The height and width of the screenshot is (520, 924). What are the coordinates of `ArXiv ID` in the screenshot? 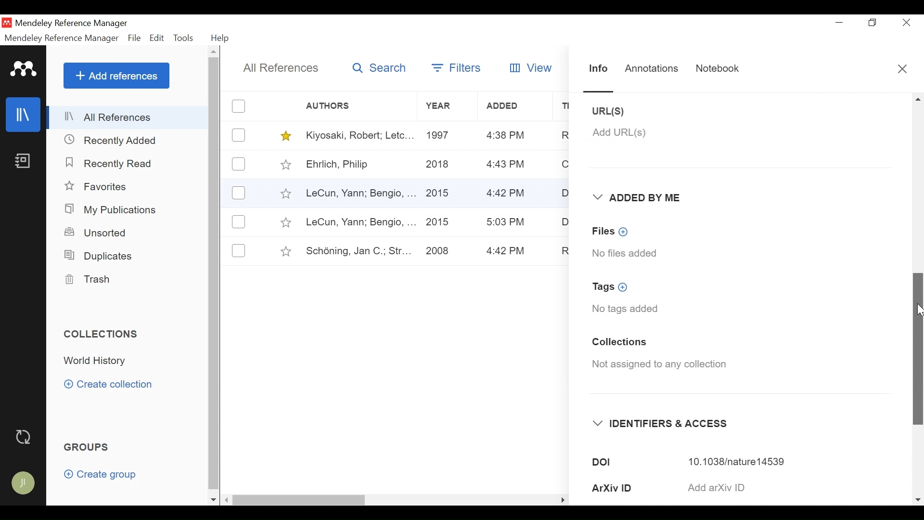 It's located at (744, 487).